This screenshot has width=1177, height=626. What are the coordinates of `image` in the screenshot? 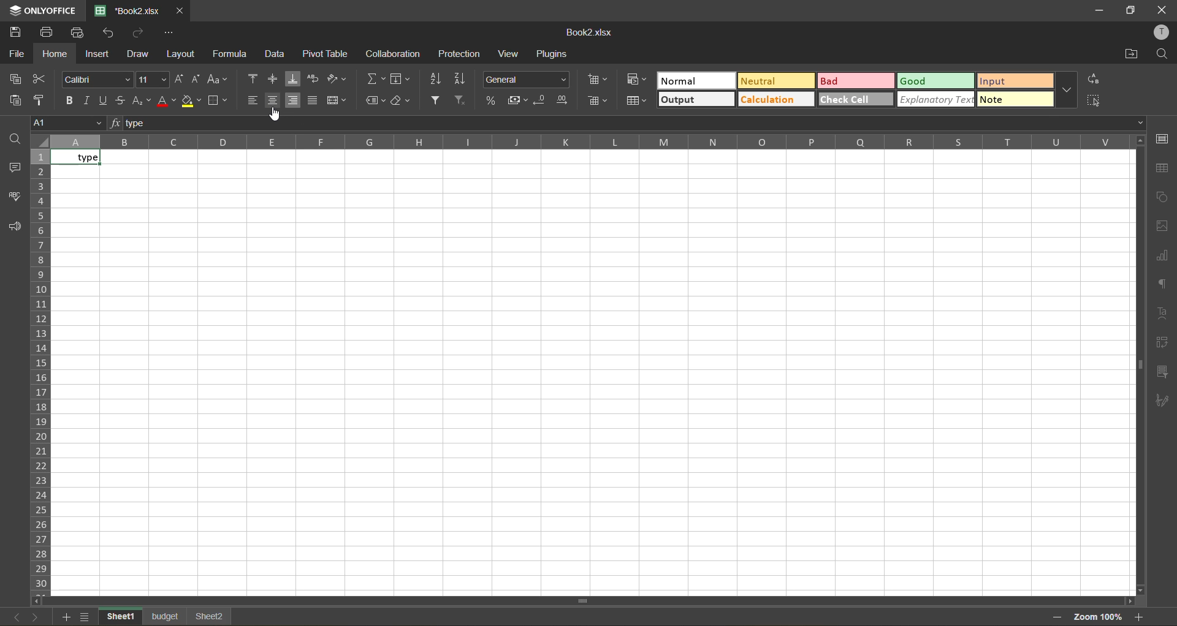 It's located at (1162, 226).